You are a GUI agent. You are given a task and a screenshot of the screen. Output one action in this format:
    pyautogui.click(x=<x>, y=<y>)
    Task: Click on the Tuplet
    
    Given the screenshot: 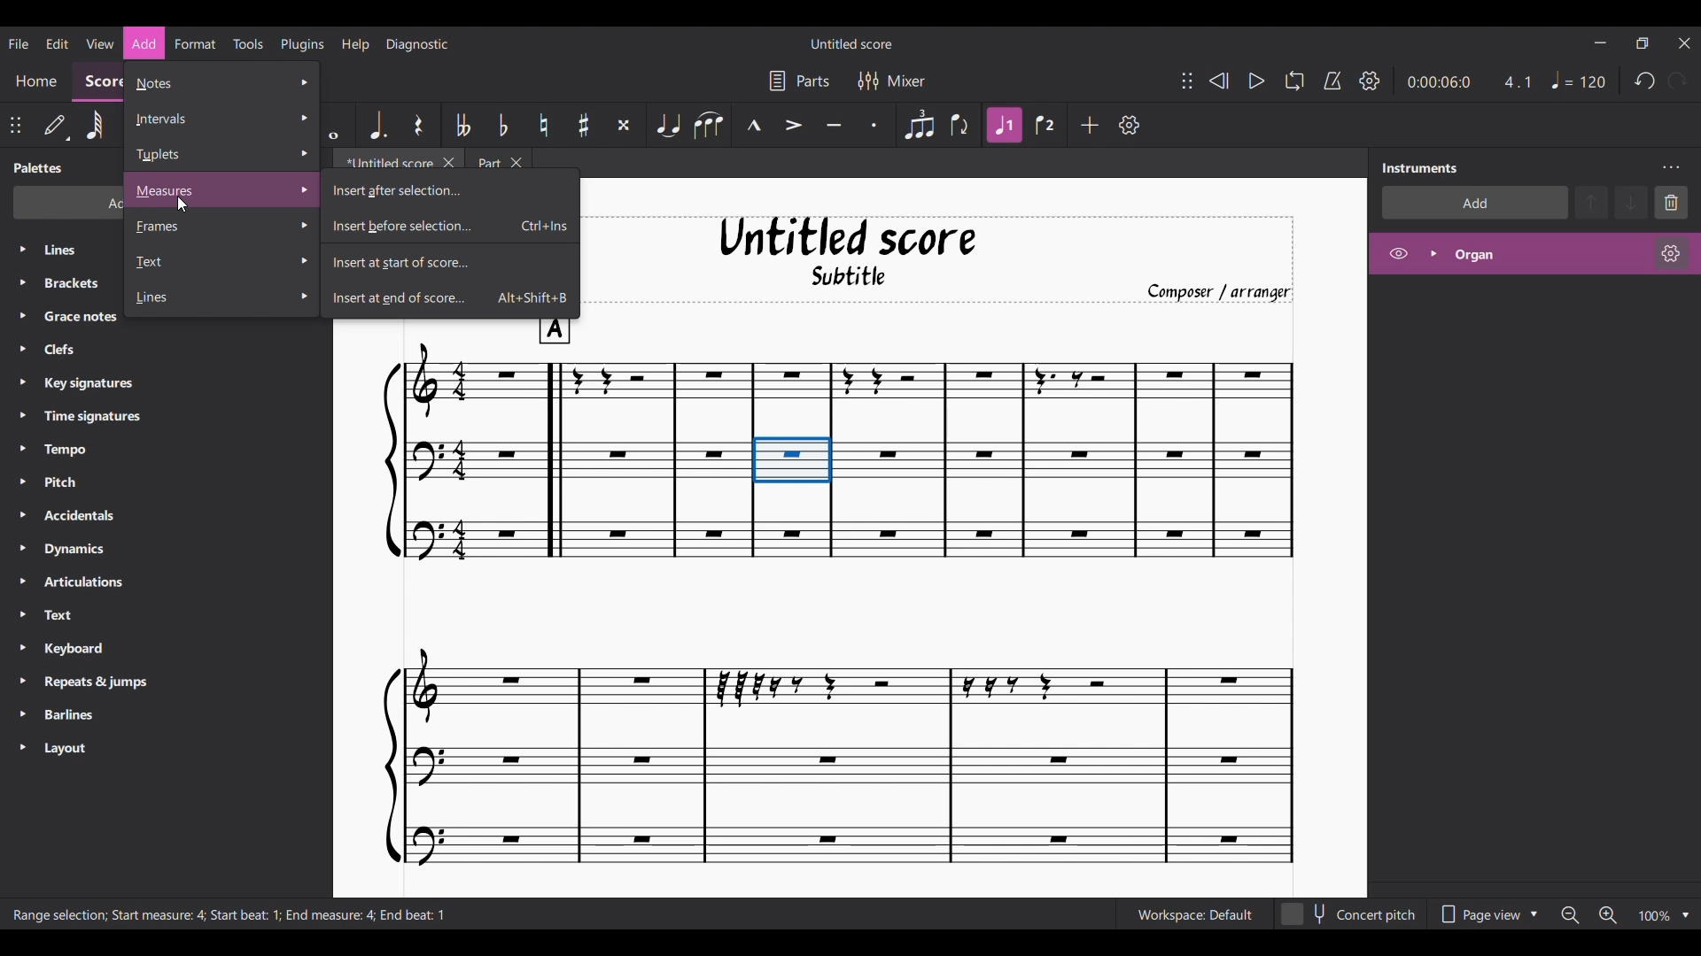 What is the action you would take?
    pyautogui.click(x=920, y=126)
    